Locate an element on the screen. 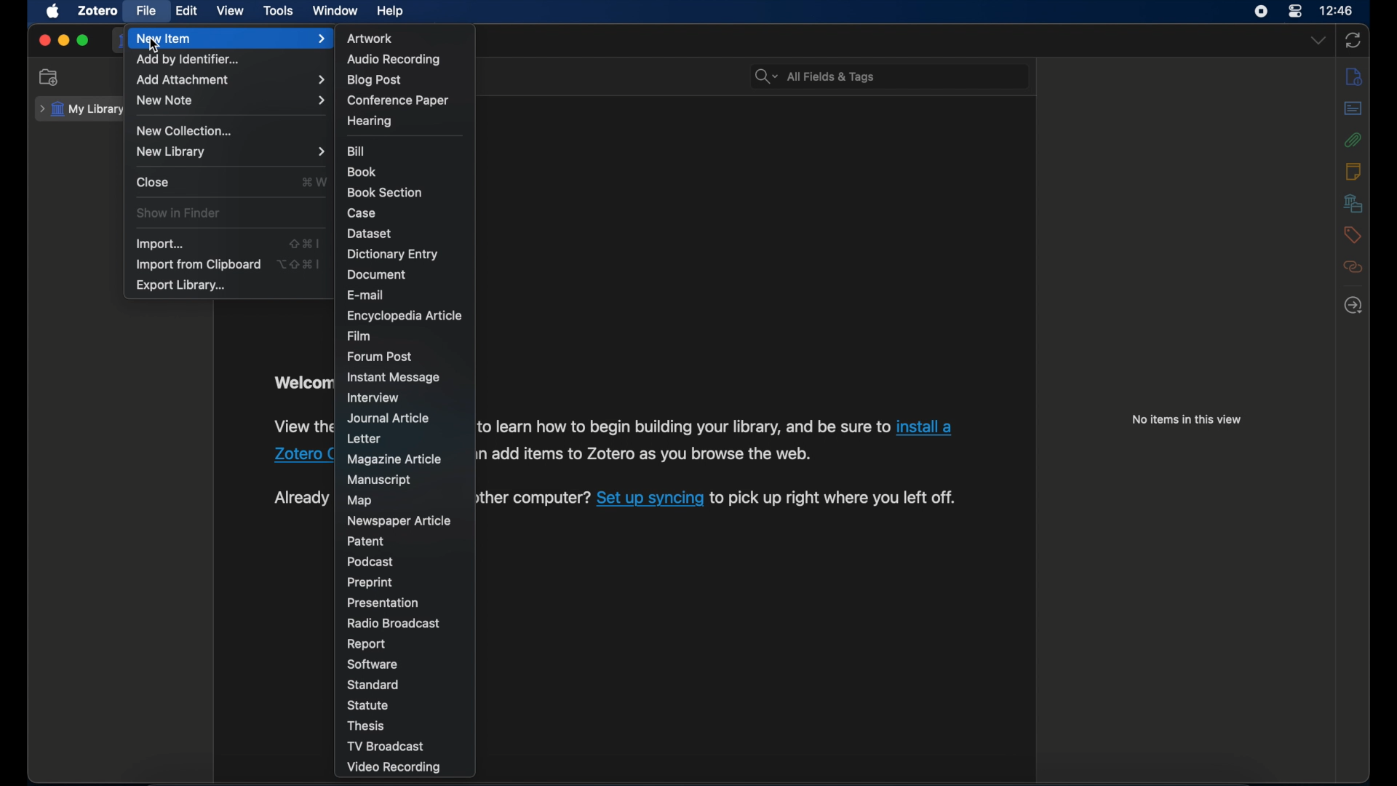 The width and height of the screenshot is (1397, 786). search bar is located at coordinates (815, 75).